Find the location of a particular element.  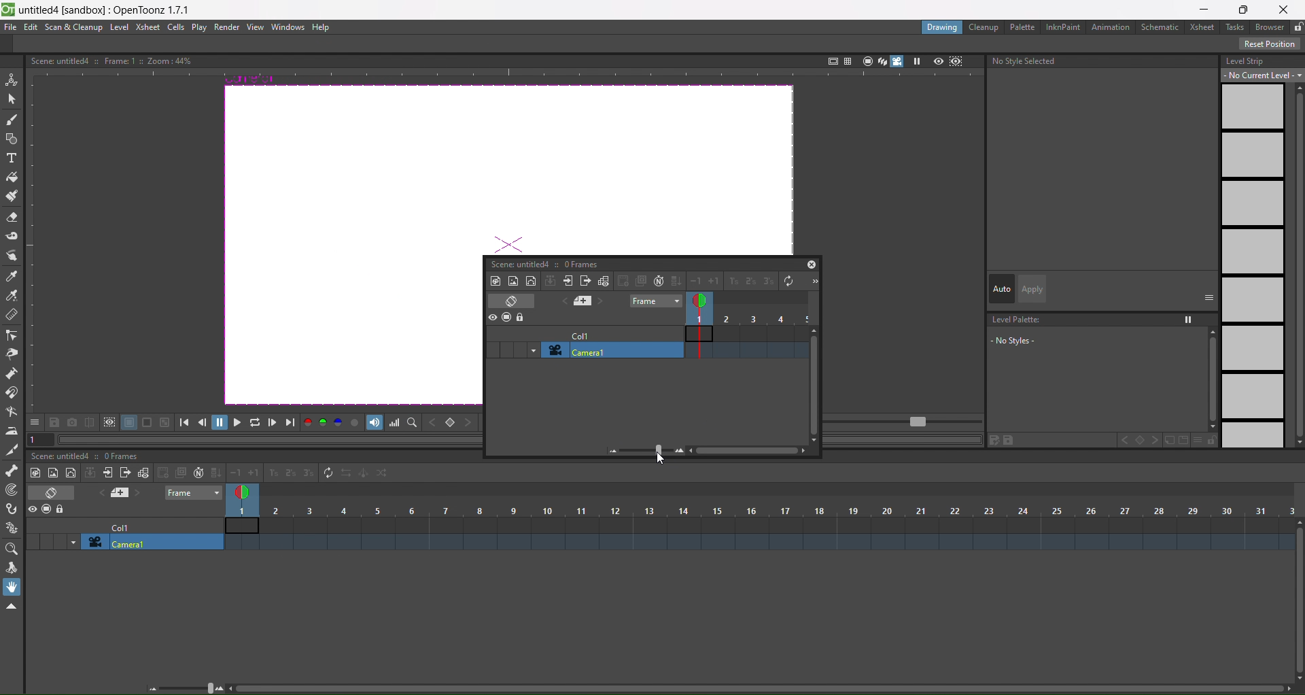

xsheet is located at coordinates (147, 27).